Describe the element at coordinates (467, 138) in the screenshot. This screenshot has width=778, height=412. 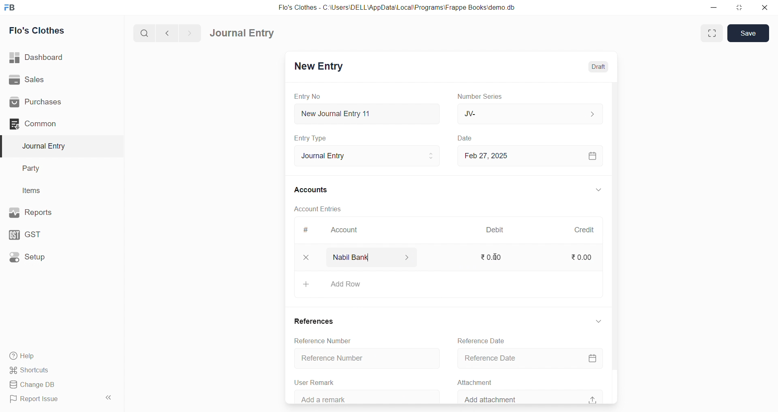
I see `Date` at that location.